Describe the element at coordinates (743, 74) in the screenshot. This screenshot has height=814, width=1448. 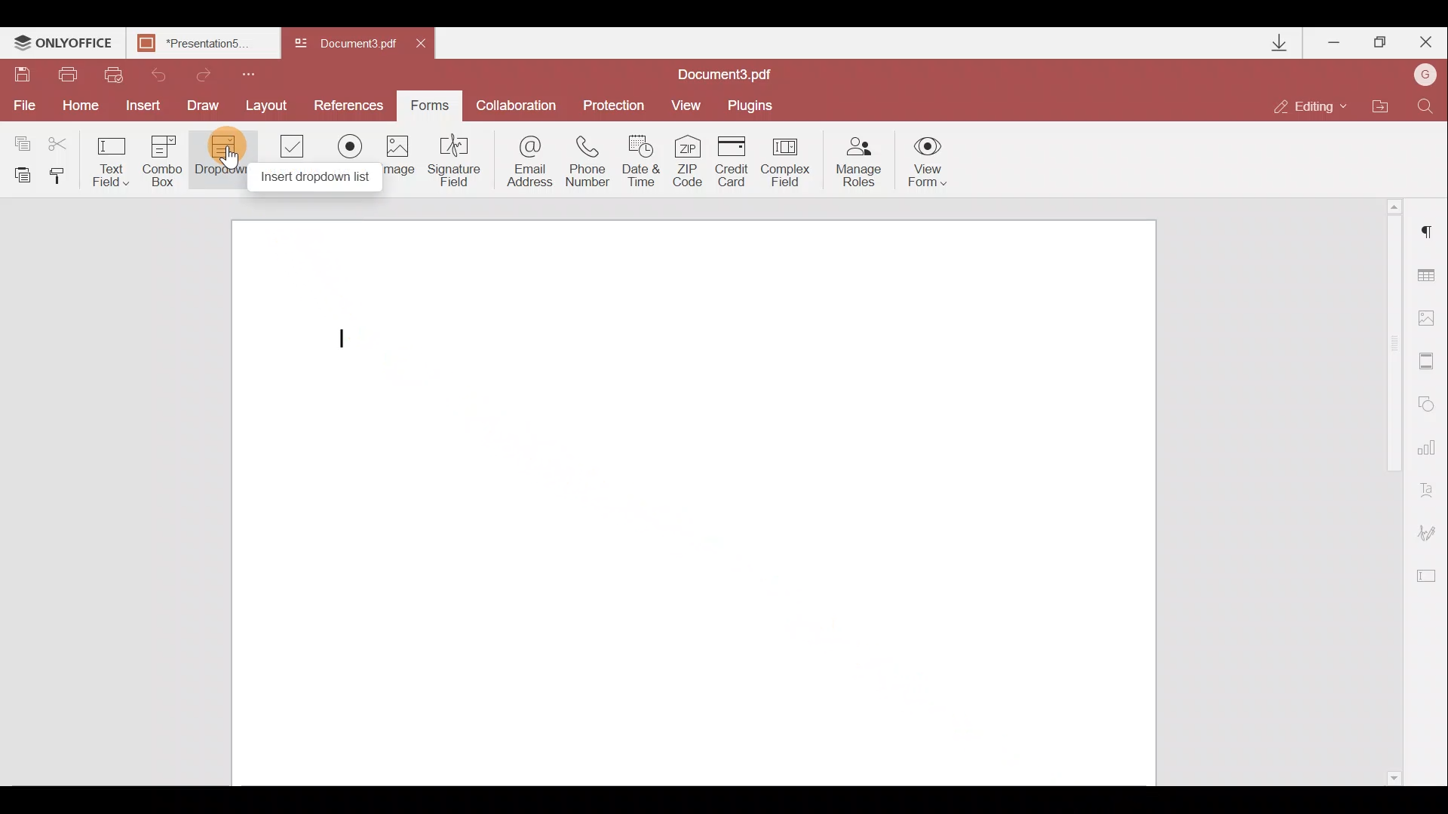
I see `Document3.pdf` at that location.